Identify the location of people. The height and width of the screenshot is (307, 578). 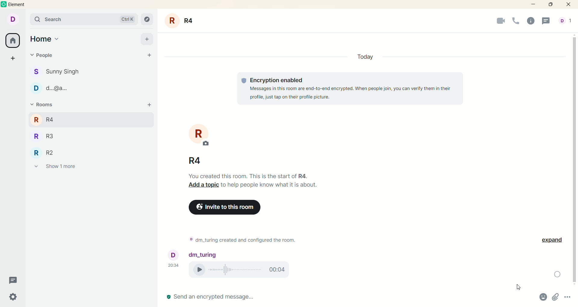
(61, 90).